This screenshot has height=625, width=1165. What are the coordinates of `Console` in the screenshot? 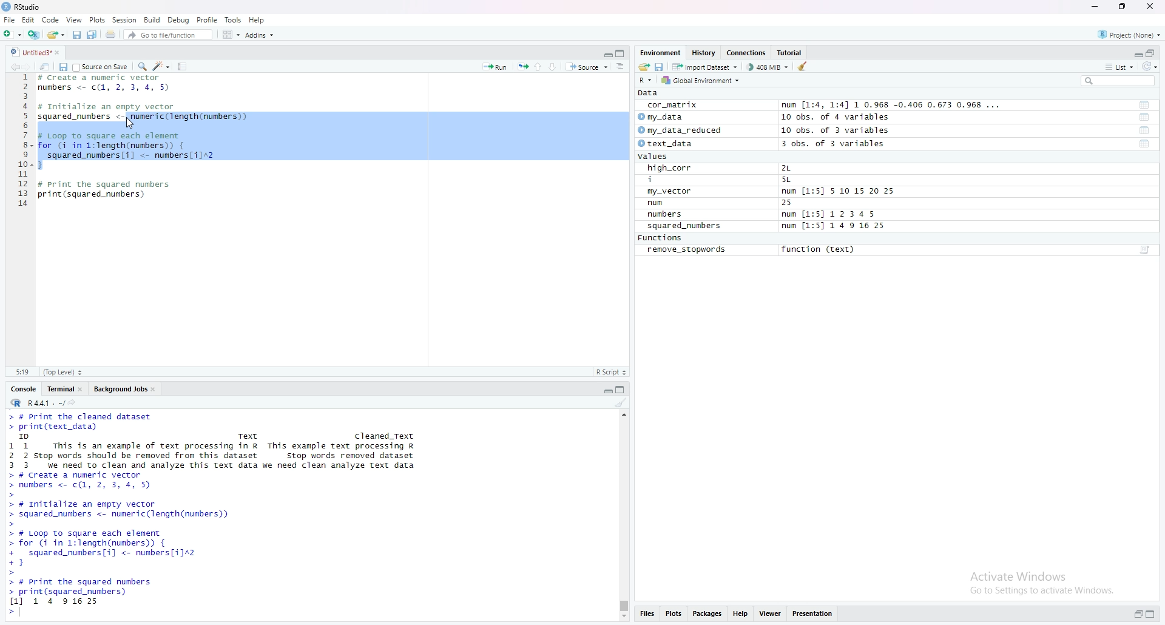 It's located at (24, 388).